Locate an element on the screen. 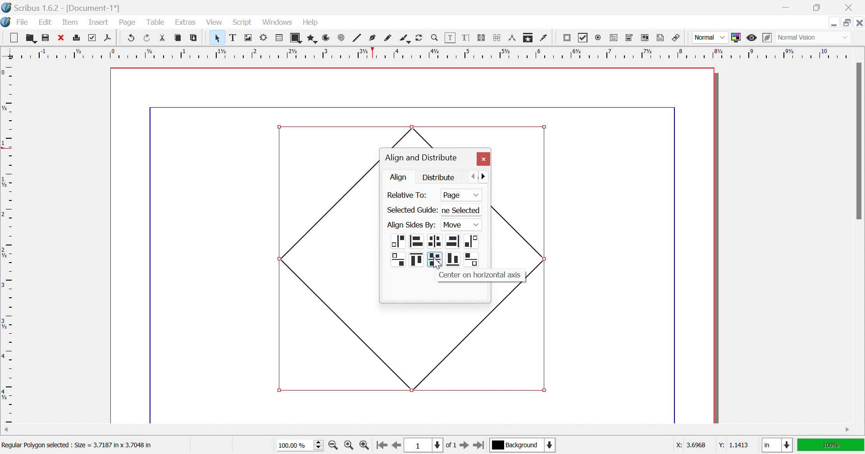  ne Selected is located at coordinates (464, 211).